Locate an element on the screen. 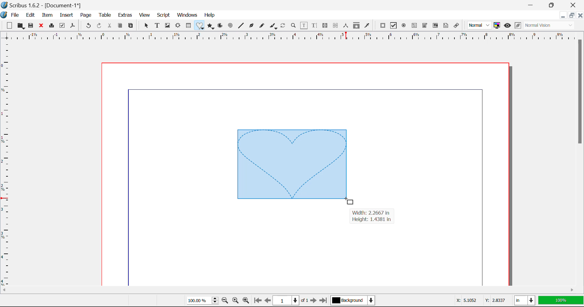 Image resolution: width=584 pixels, height=307 pixels. Page is located at coordinates (86, 15).